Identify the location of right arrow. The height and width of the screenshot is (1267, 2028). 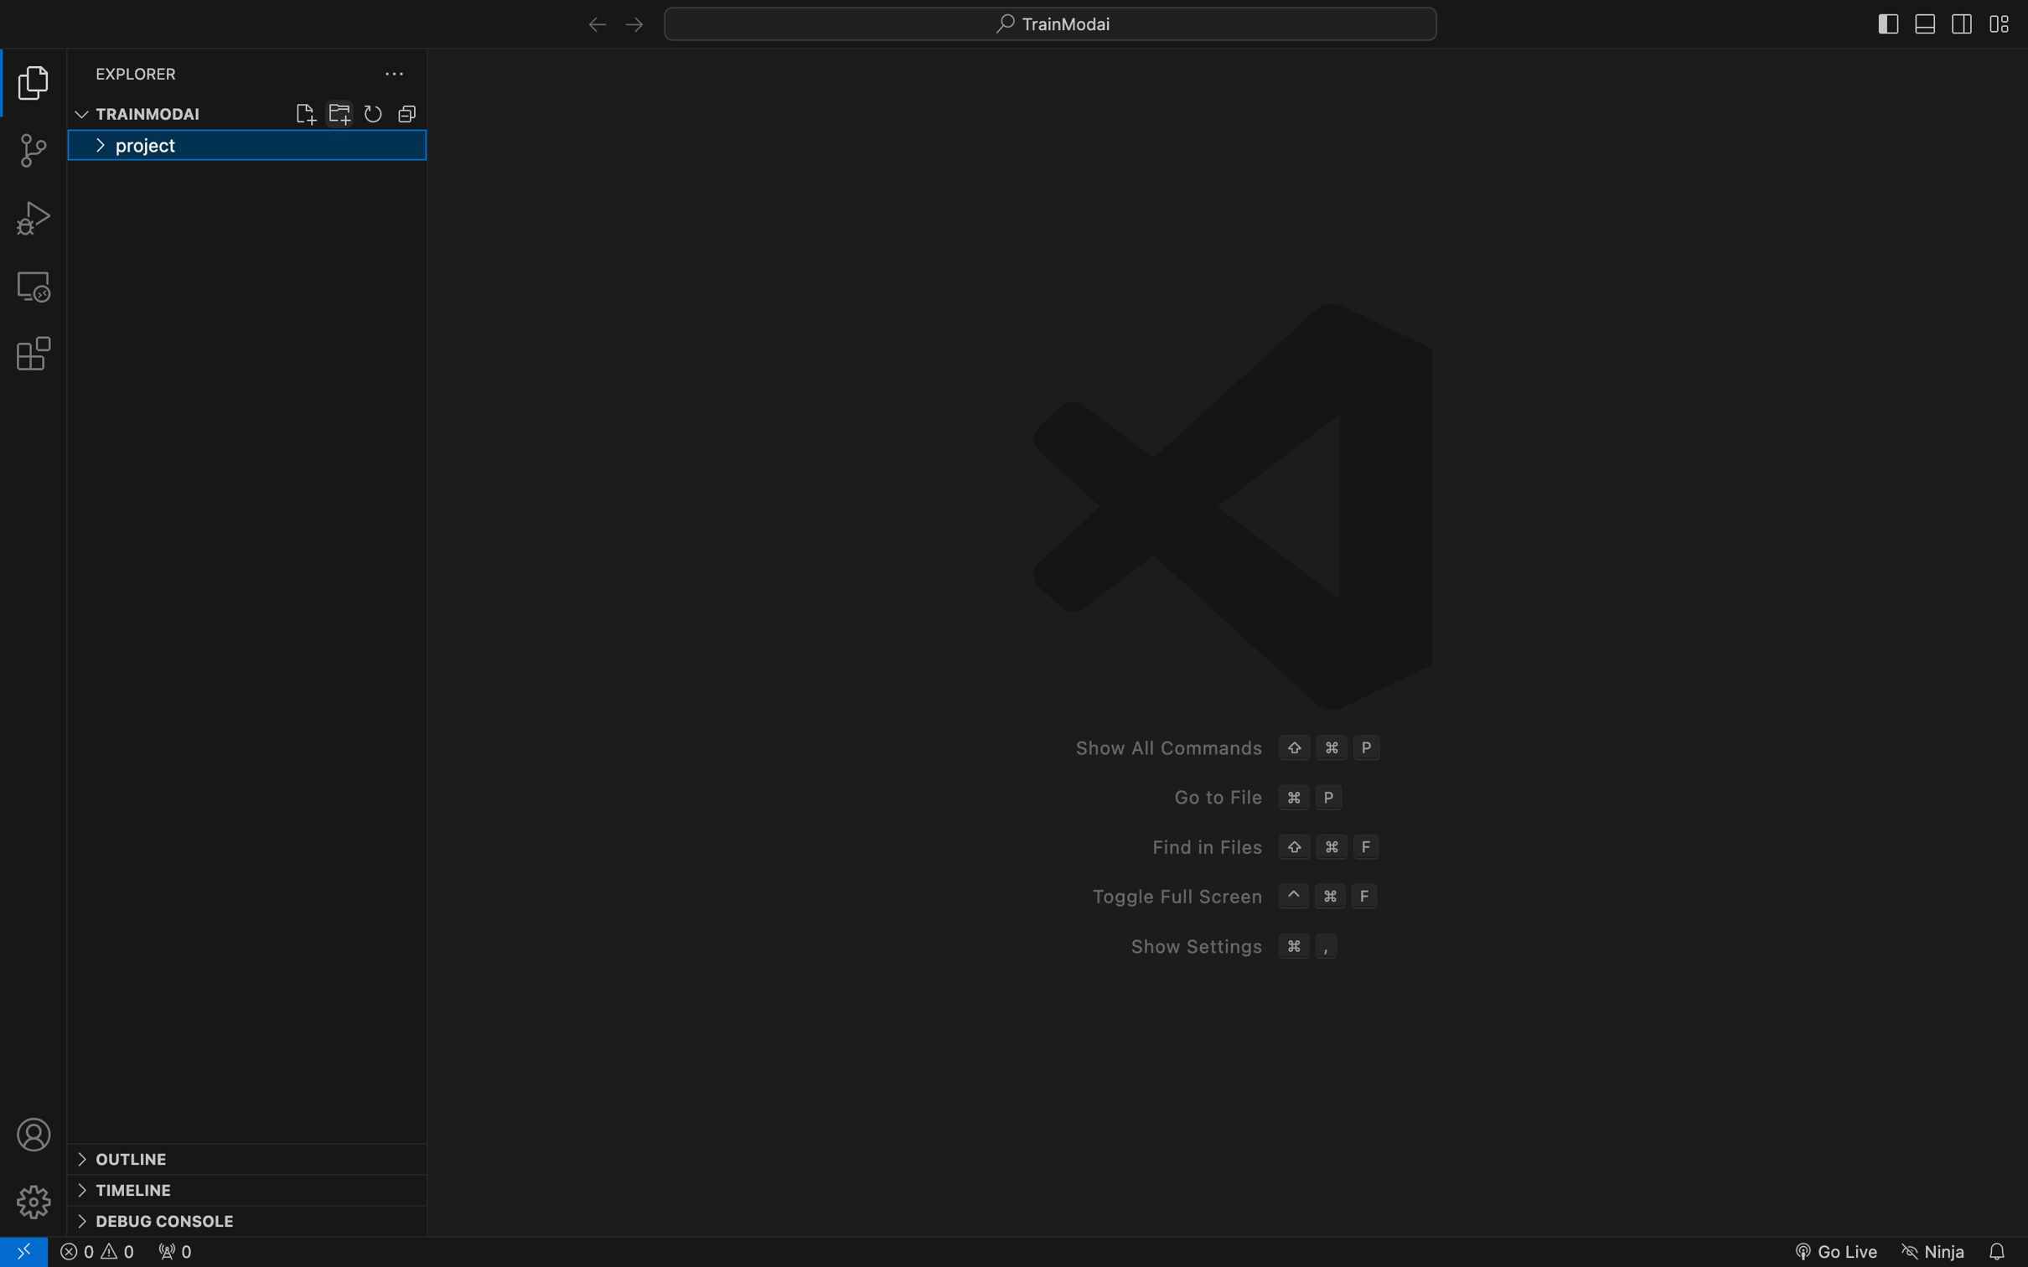
(584, 23).